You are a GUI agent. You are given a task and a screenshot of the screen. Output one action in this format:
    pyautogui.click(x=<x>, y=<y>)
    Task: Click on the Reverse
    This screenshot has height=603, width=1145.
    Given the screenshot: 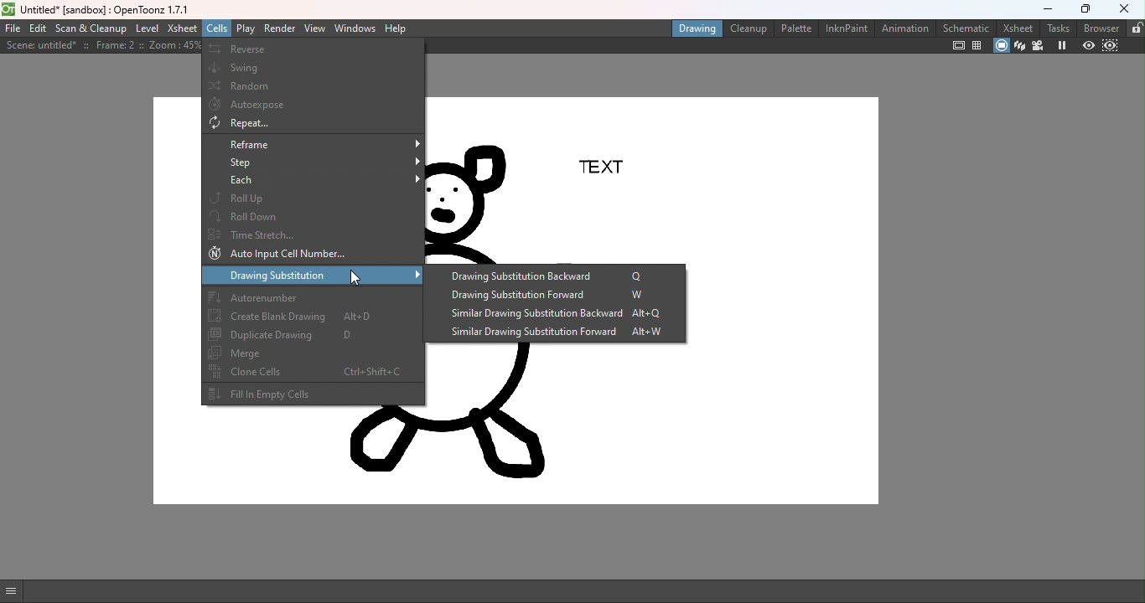 What is the action you would take?
    pyautogui.click(x=313, y=49)
    